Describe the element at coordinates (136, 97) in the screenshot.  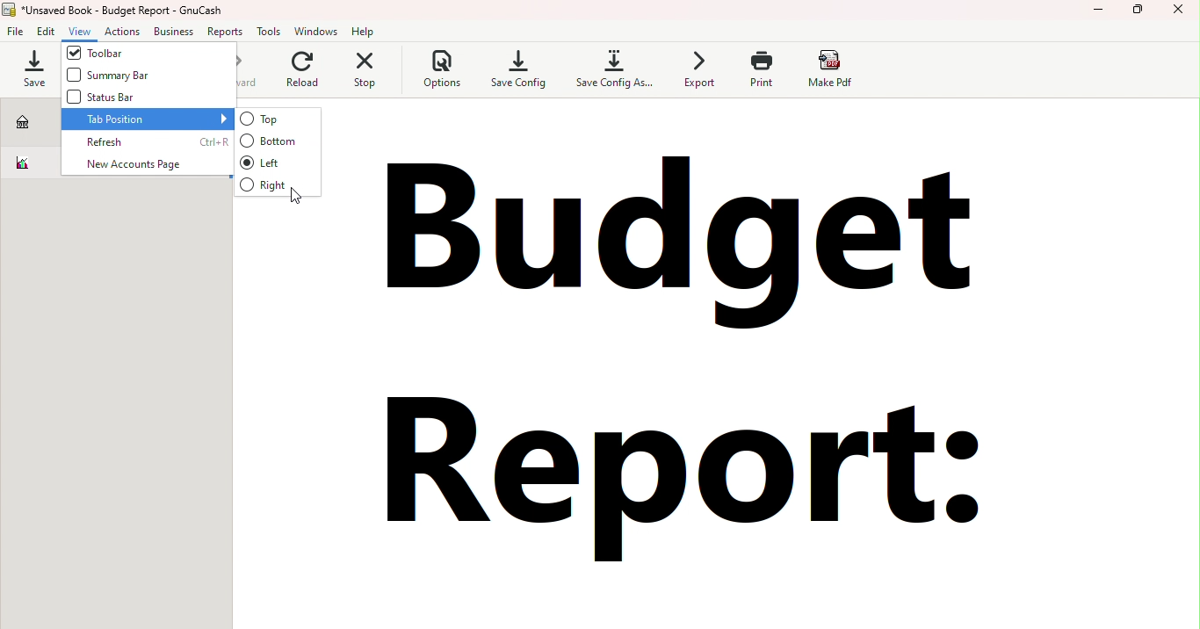
I see `Status Bar` at that location.